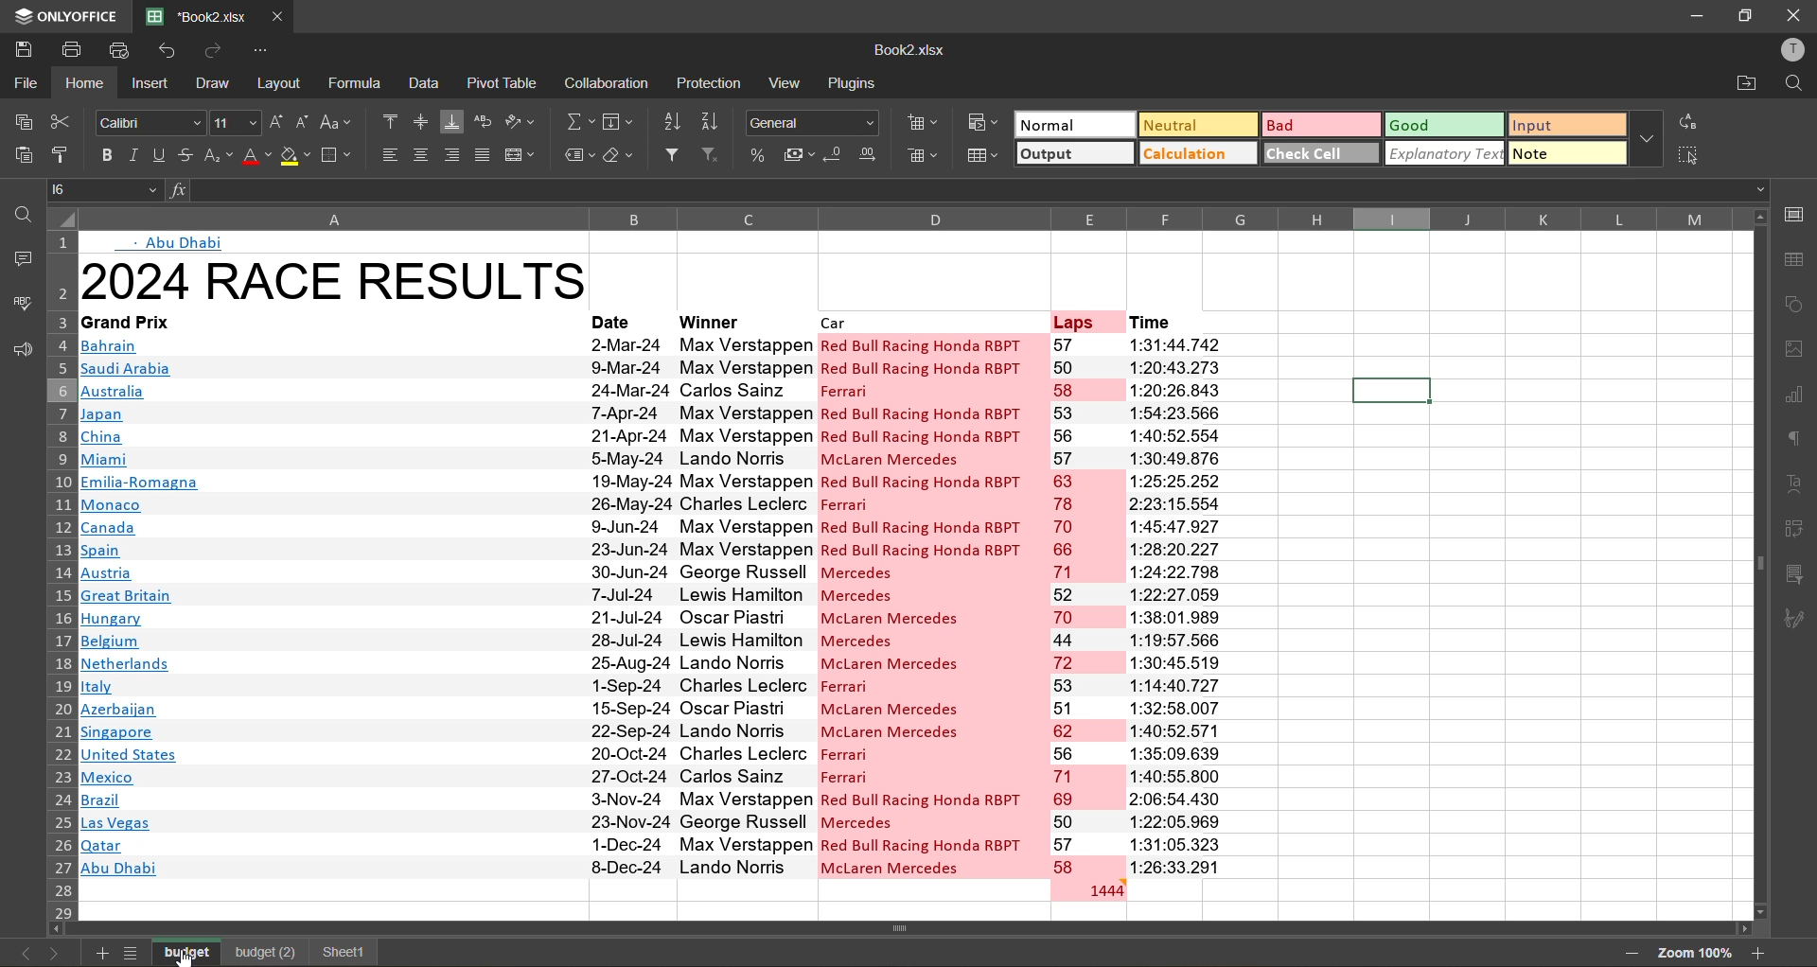 This screenshot has height=967, width=1817. I want to click on decrement size, so click(305, 122).